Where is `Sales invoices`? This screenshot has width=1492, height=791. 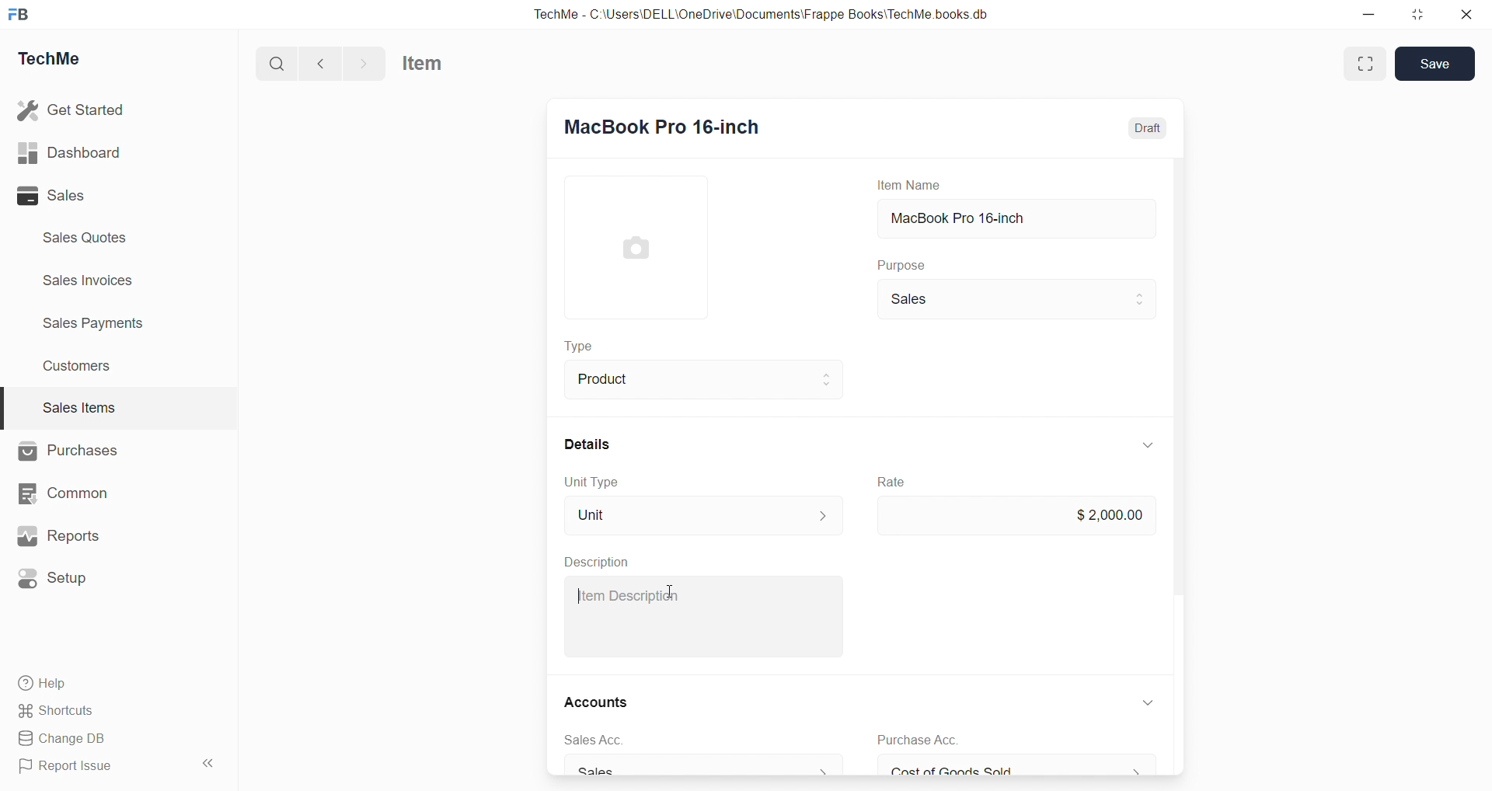
Sales invoices is located at coordinates (91, 281).